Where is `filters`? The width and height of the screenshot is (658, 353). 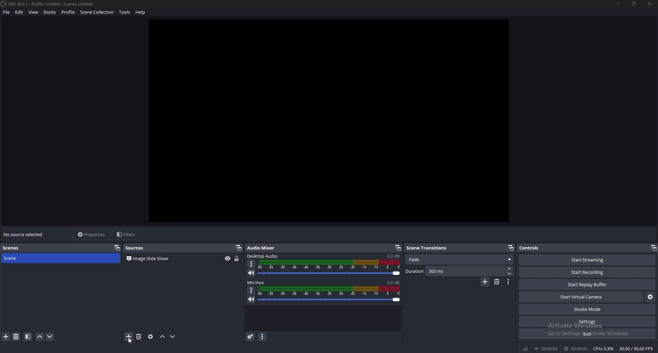
filters is located at coordinates (126, 235).